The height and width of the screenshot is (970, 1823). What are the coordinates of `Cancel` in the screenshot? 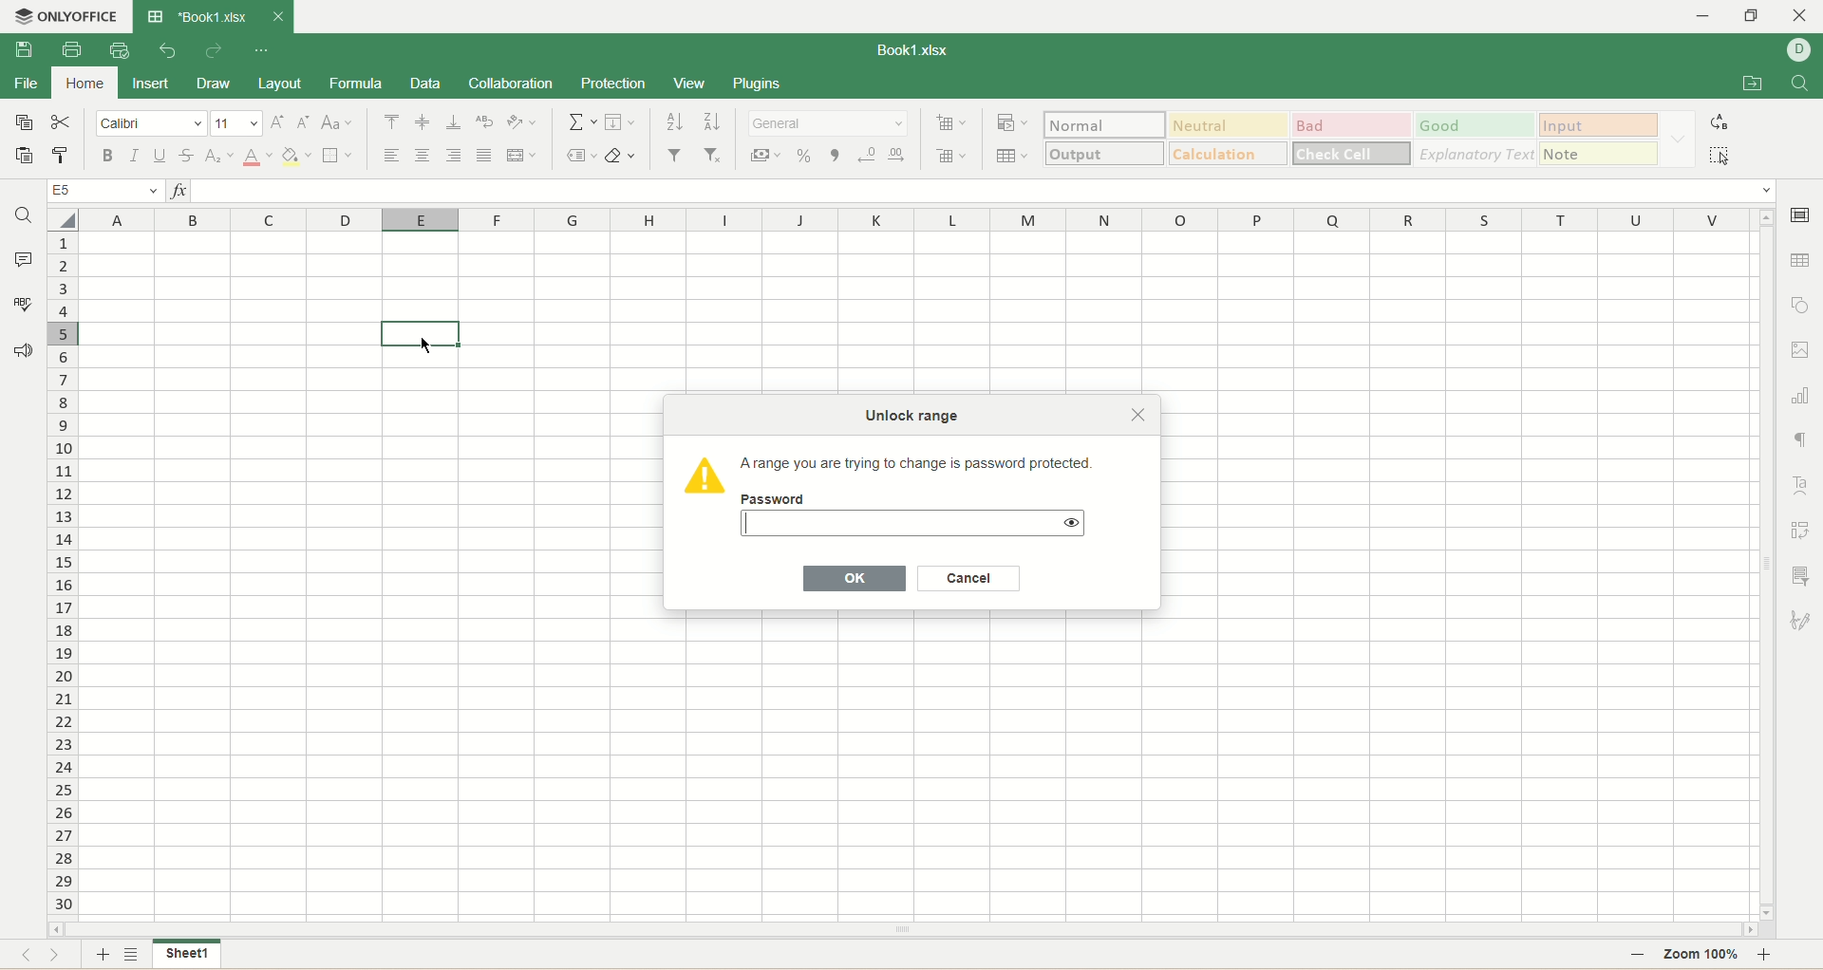 It's located at (977, 580).